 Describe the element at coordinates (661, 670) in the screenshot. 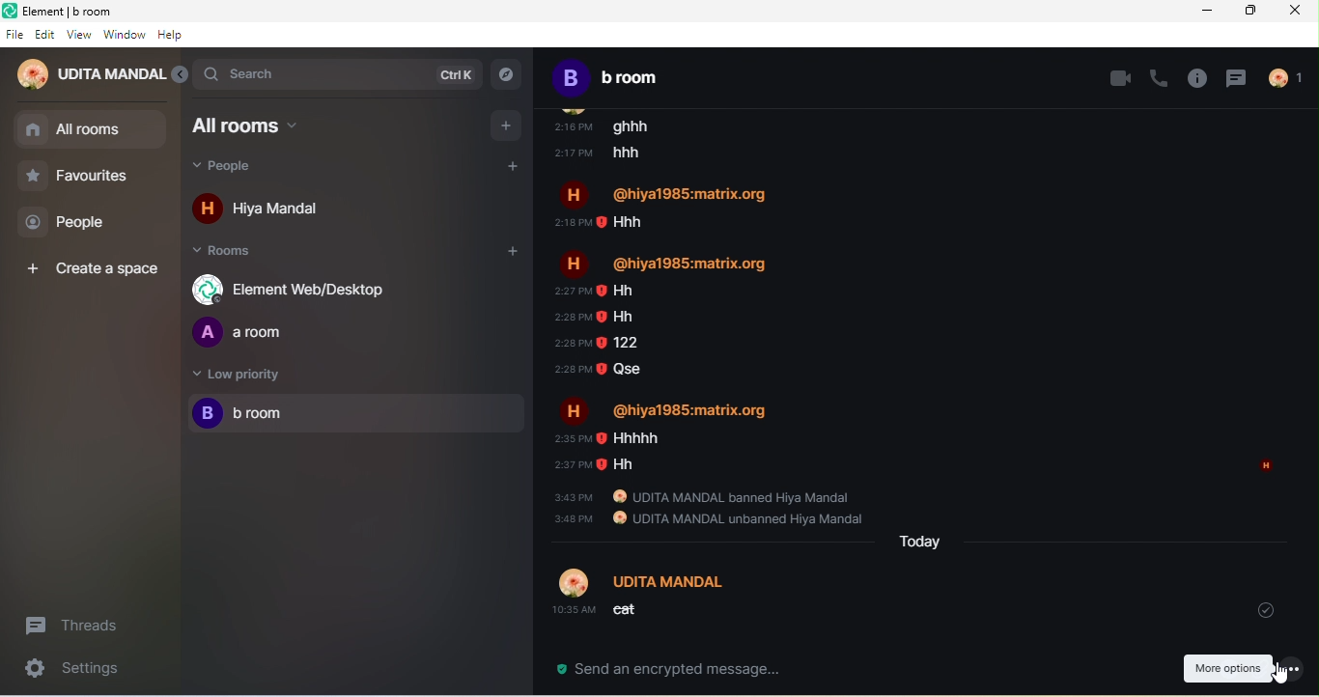

I see `send a encrypted message` at that location.